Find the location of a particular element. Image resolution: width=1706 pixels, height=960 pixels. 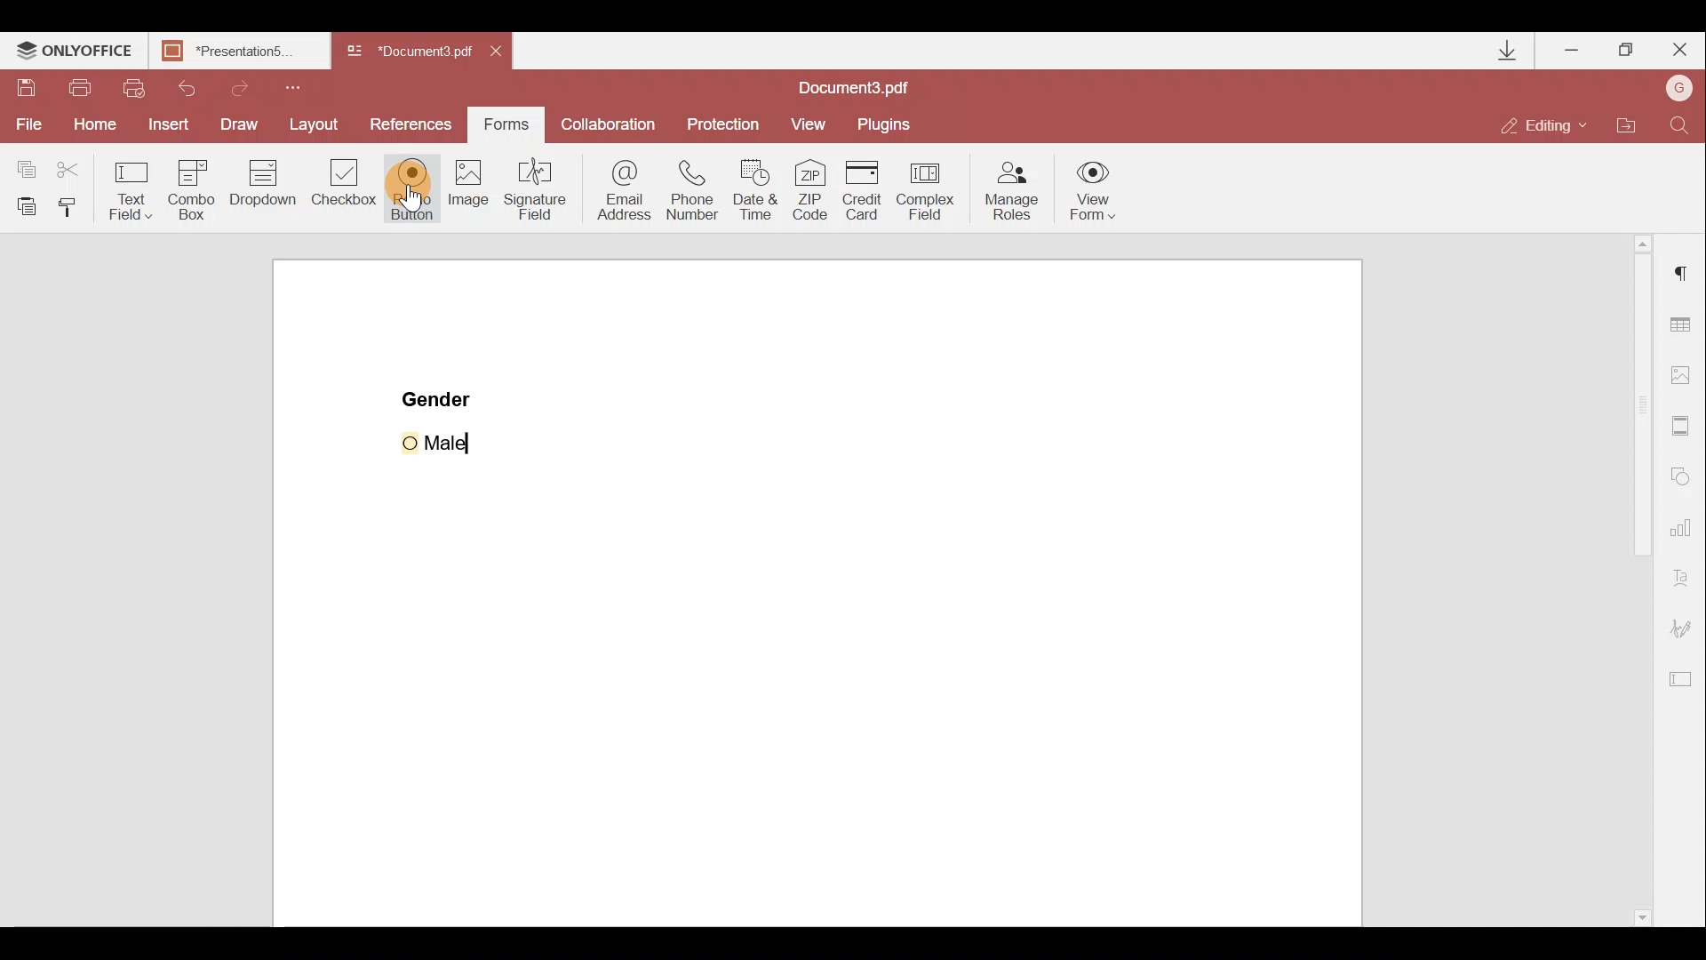

Copy is located at coordinates (22, 164).